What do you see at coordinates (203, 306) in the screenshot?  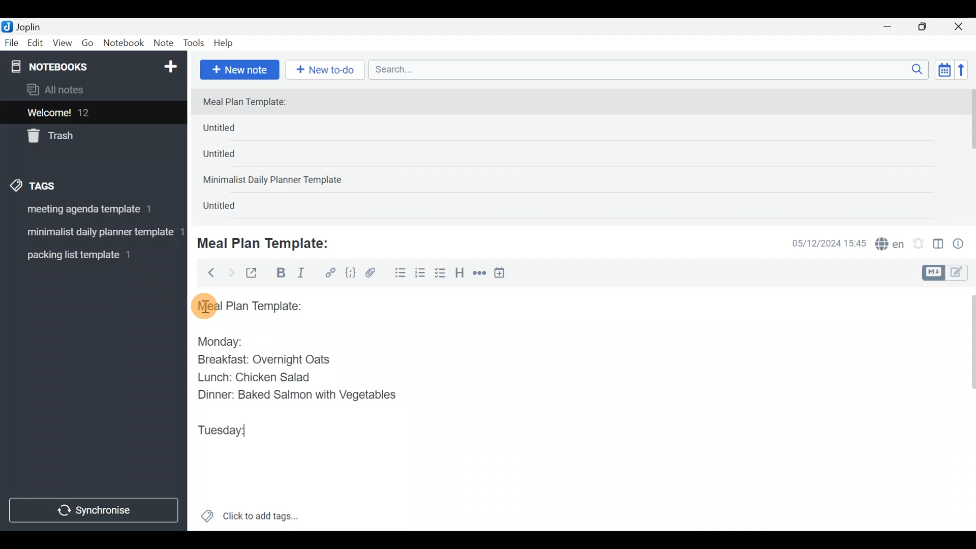 I see `cursor` at bounding box center [203, 306].